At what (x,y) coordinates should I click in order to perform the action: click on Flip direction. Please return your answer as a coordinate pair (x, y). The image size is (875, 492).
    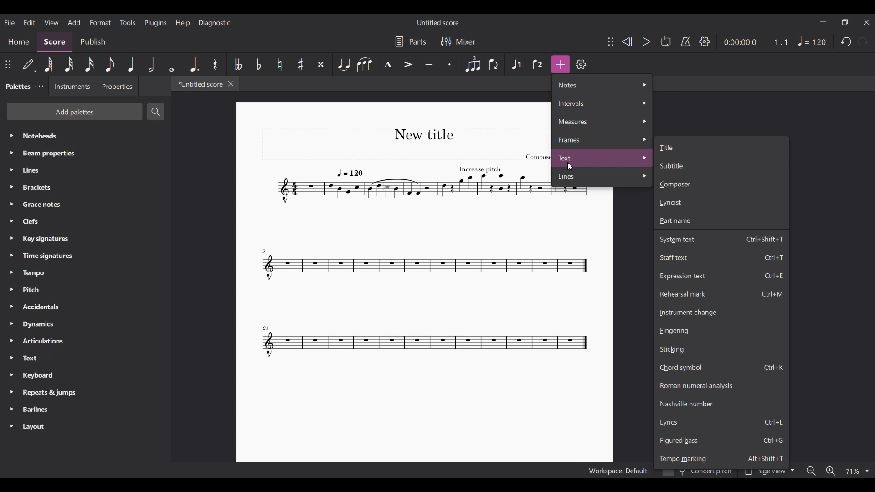
    Looking at the image, I should click on (494, 65).